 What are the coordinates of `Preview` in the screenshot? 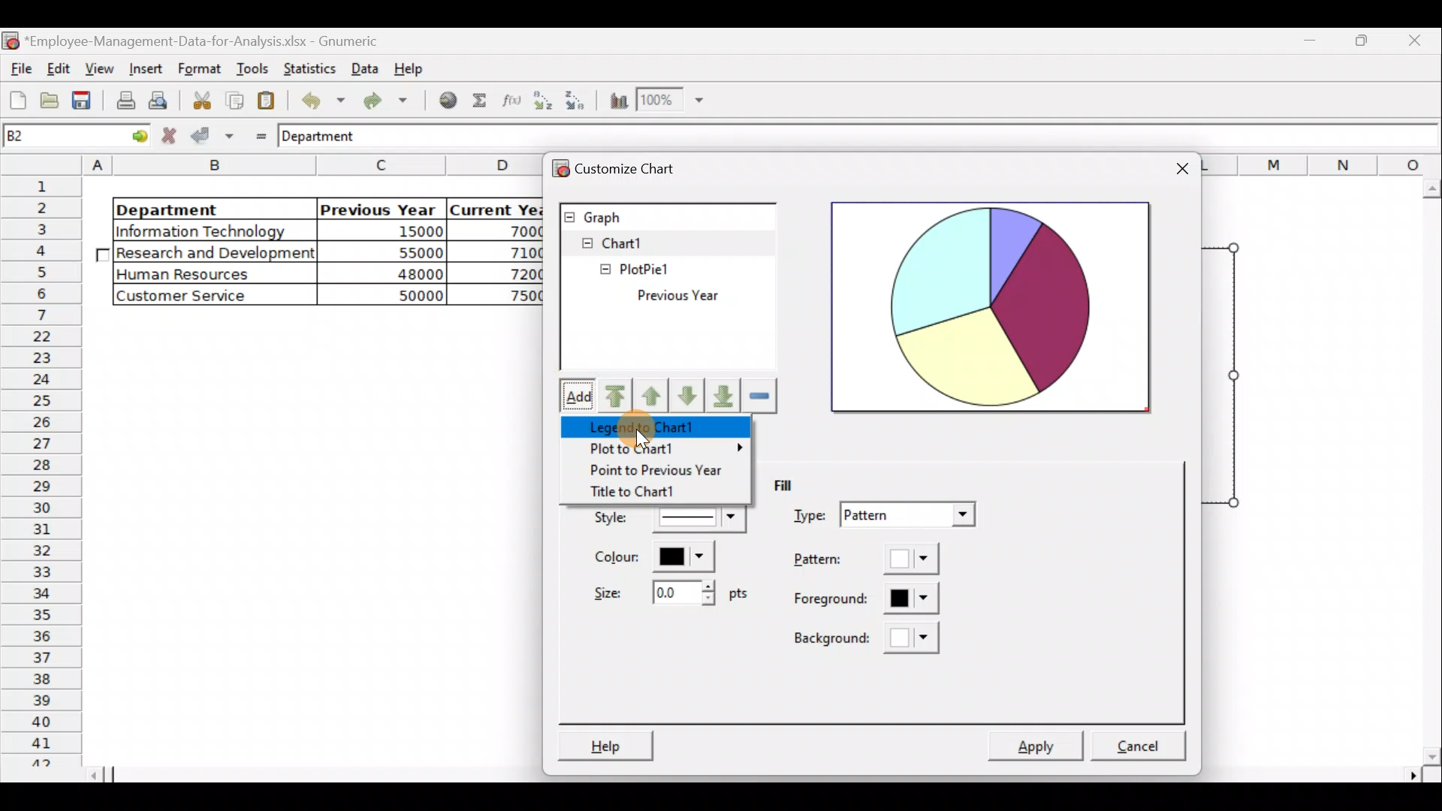 It's located at (992, 306).